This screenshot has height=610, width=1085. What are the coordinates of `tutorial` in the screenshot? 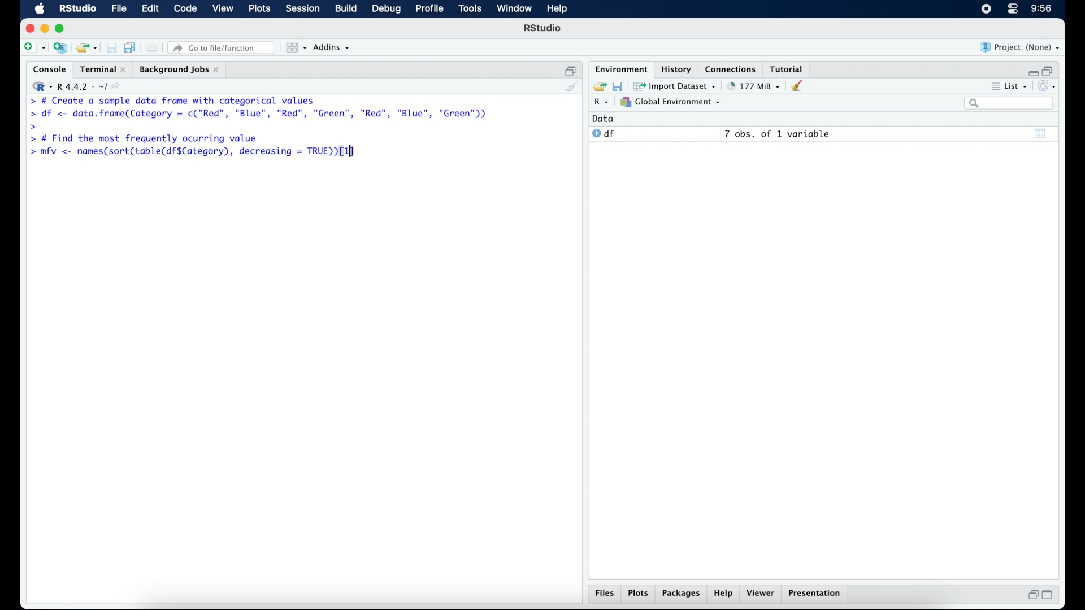 It's located at (789, 68).